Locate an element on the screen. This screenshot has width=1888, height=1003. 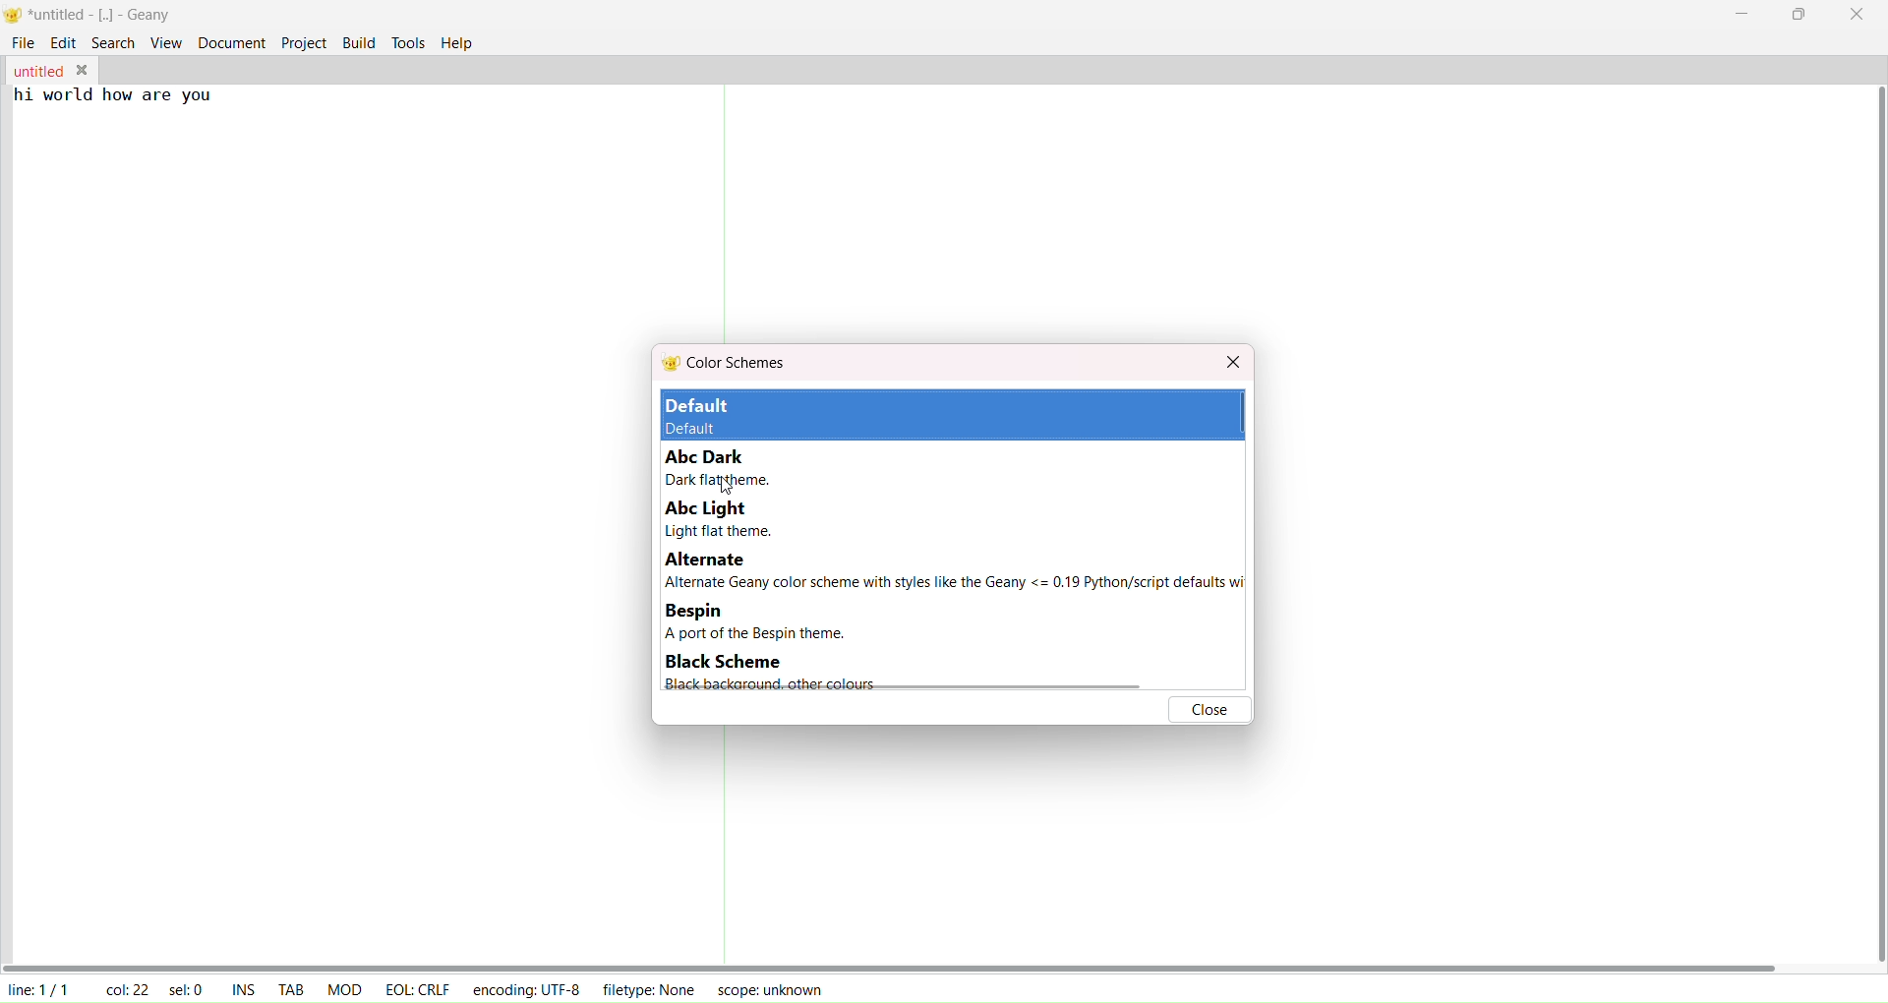
edit is located at coordinates (62, 42).